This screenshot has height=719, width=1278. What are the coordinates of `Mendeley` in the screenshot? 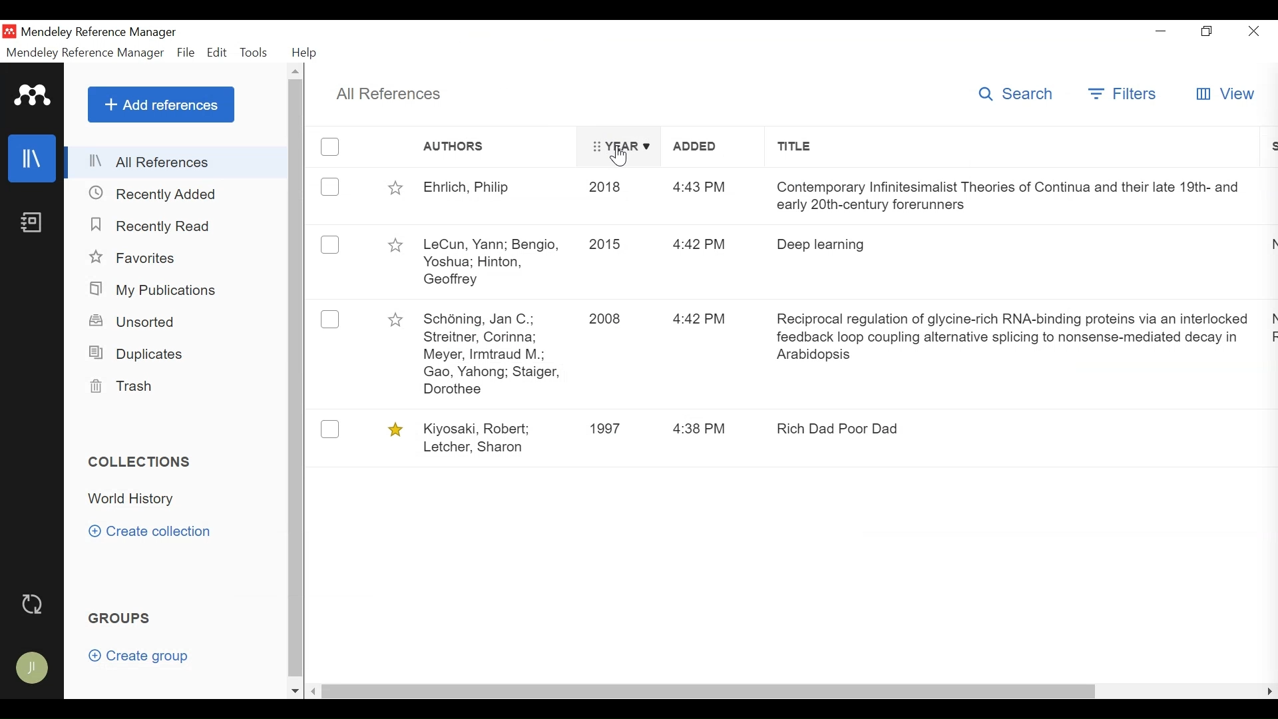 It's located at (33, 95).